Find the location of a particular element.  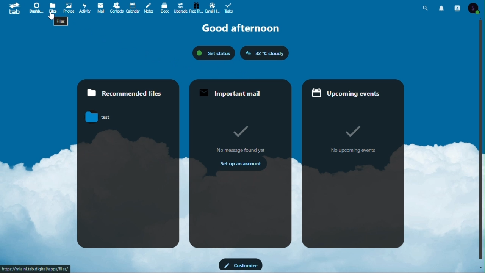

visuals is located at coordinates (235, 133).